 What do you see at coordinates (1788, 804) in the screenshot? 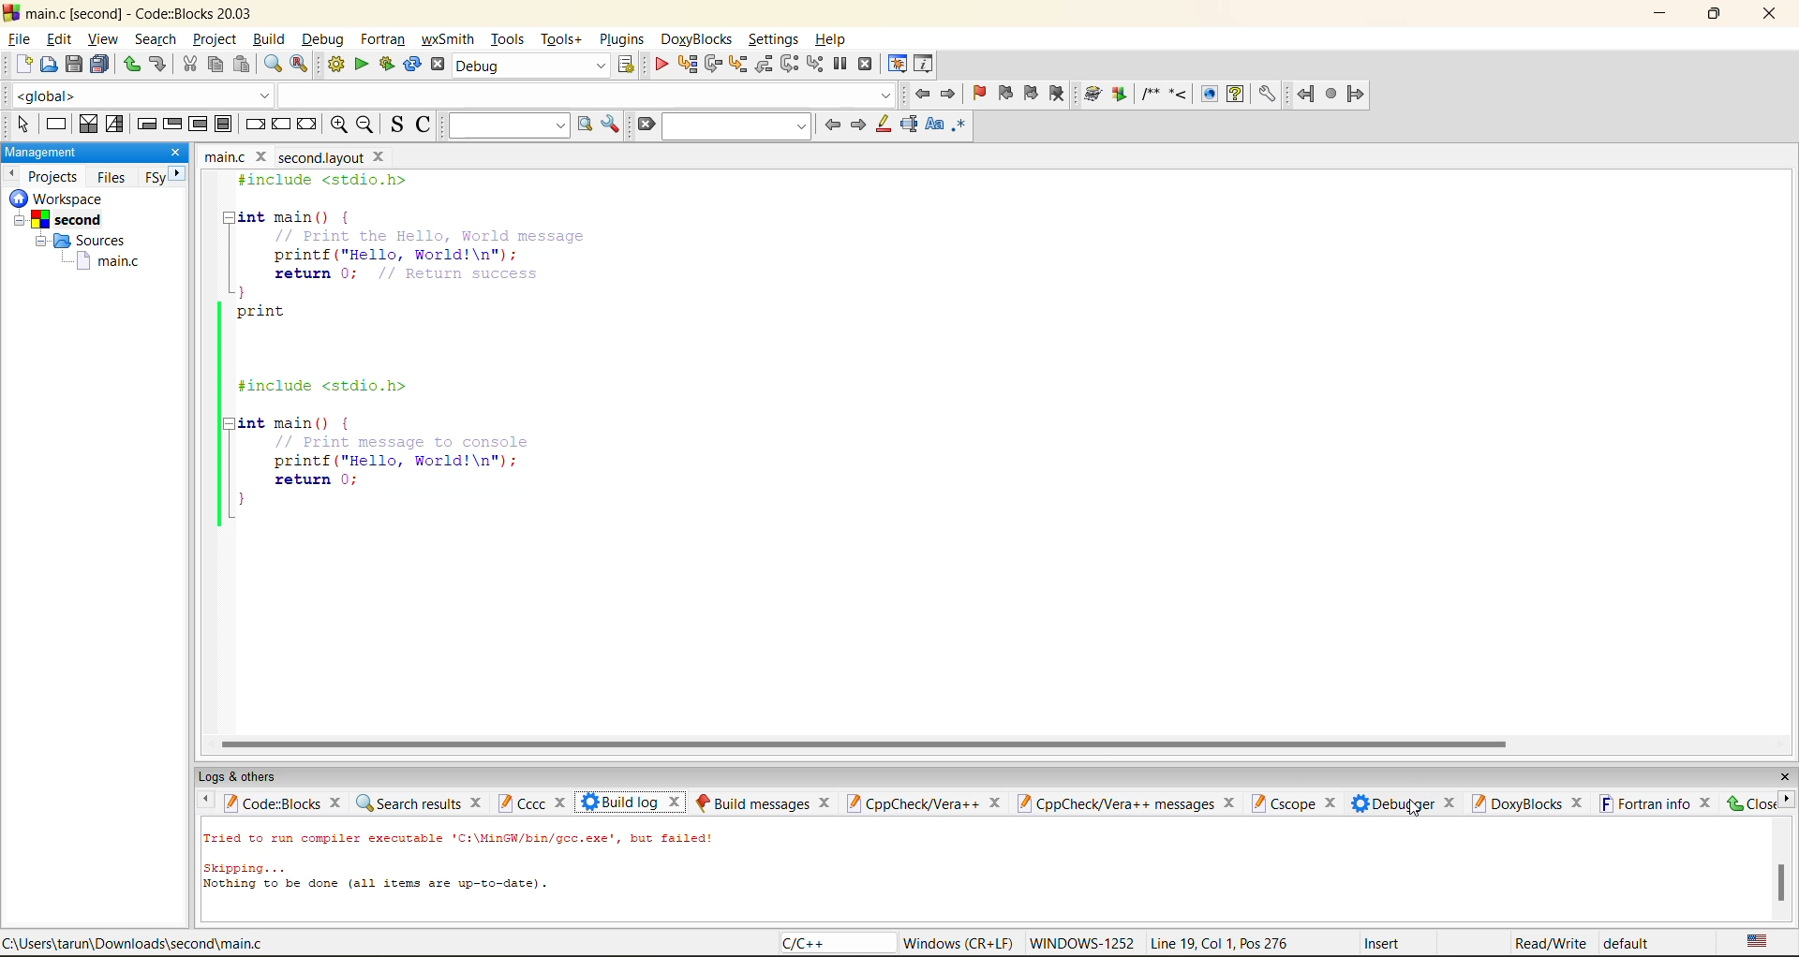
I see `right menu` at bounding box center [1788, 804].